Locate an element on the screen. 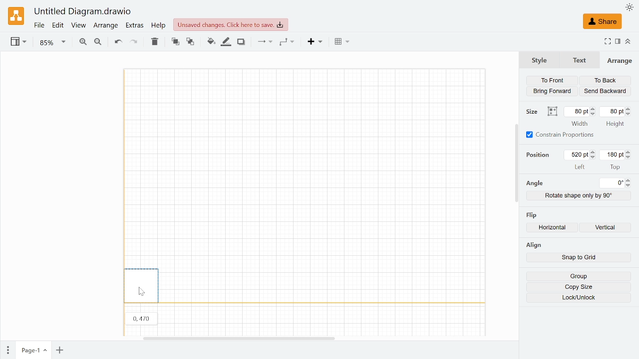 The width and height of the screenshot is (639, 359). Increase width is located at coordinates (594, 109).